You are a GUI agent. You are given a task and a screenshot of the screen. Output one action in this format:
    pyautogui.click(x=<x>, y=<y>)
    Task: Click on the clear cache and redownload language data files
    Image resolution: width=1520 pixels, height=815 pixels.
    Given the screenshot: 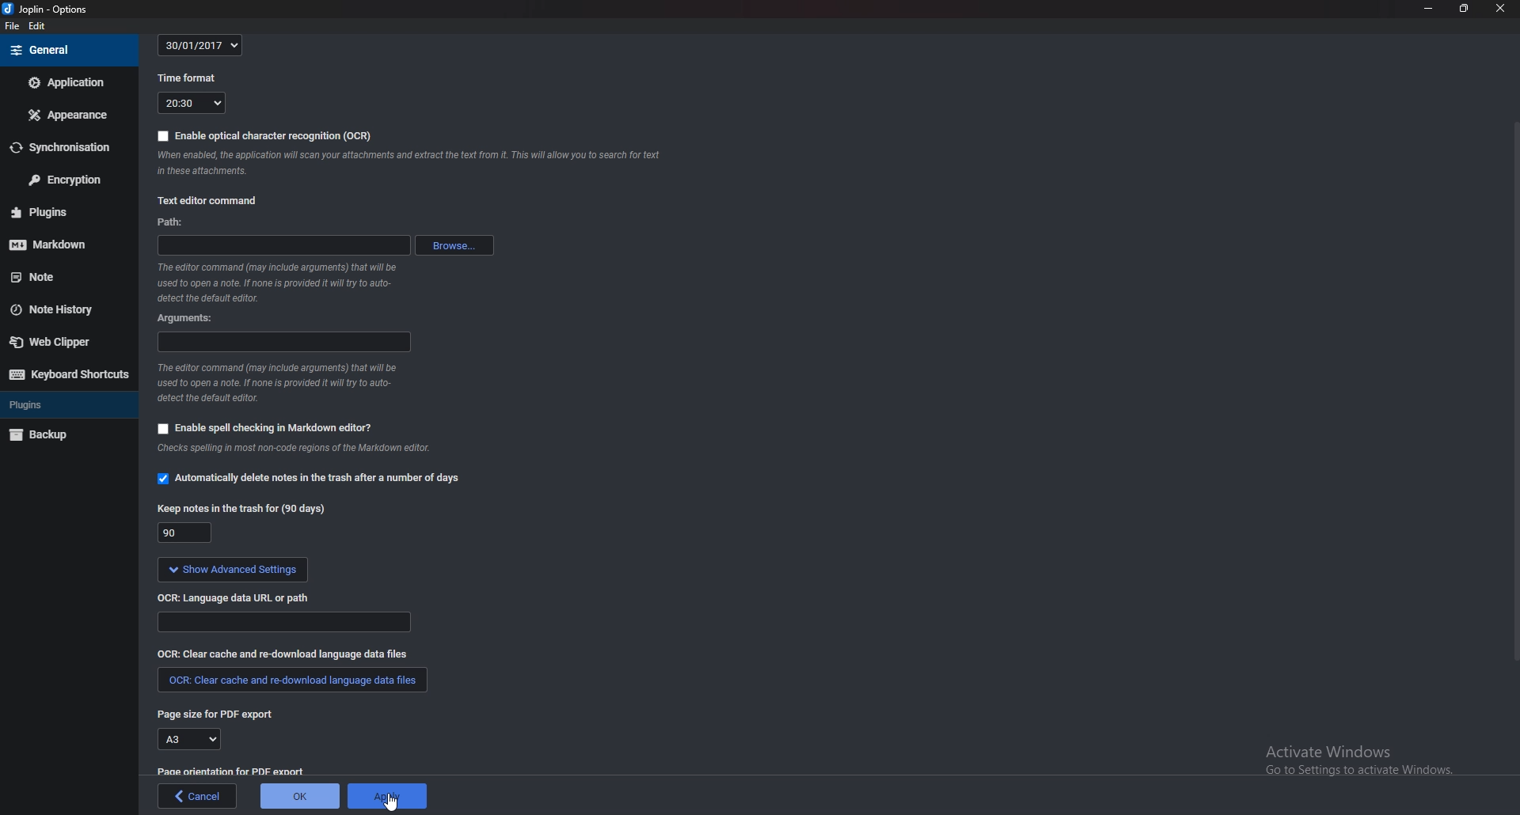 What is the action you would take?
    pyautogui.click(x=290, y=682)
    